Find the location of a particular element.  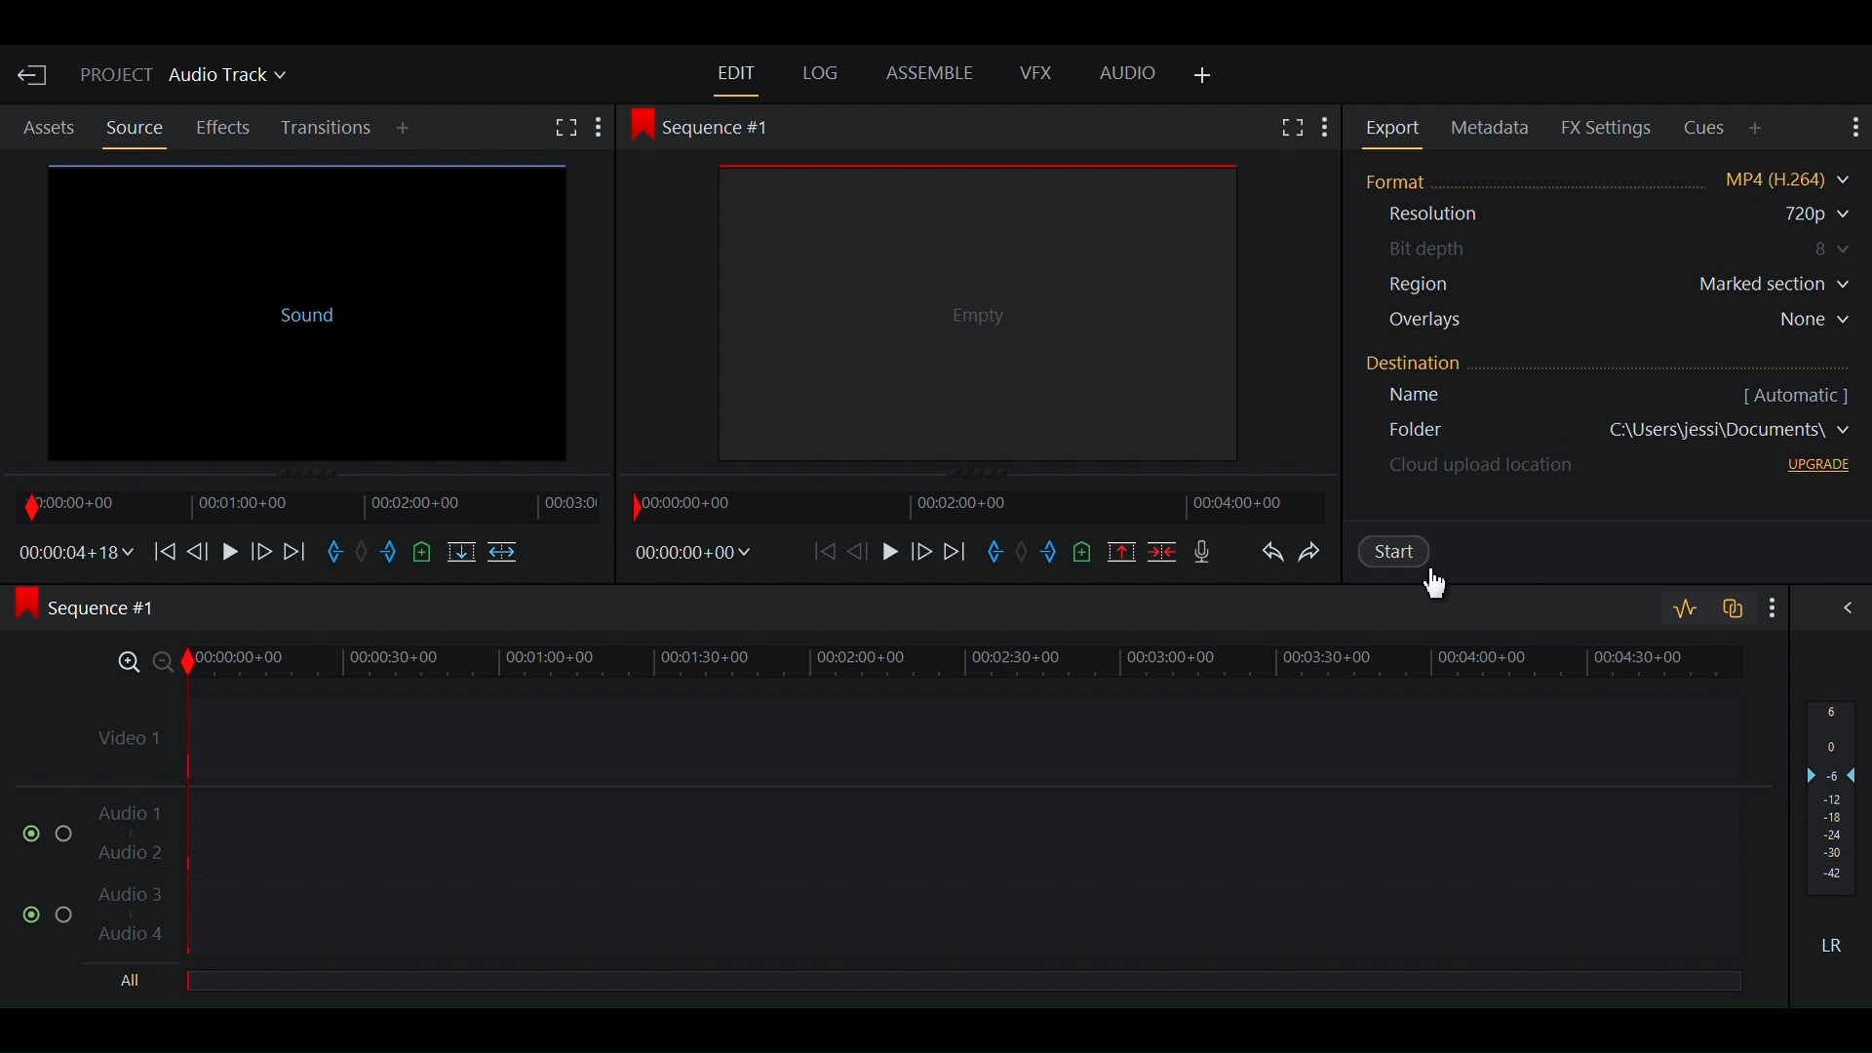

Show/Change current project details is located at coordinates (185, 78).